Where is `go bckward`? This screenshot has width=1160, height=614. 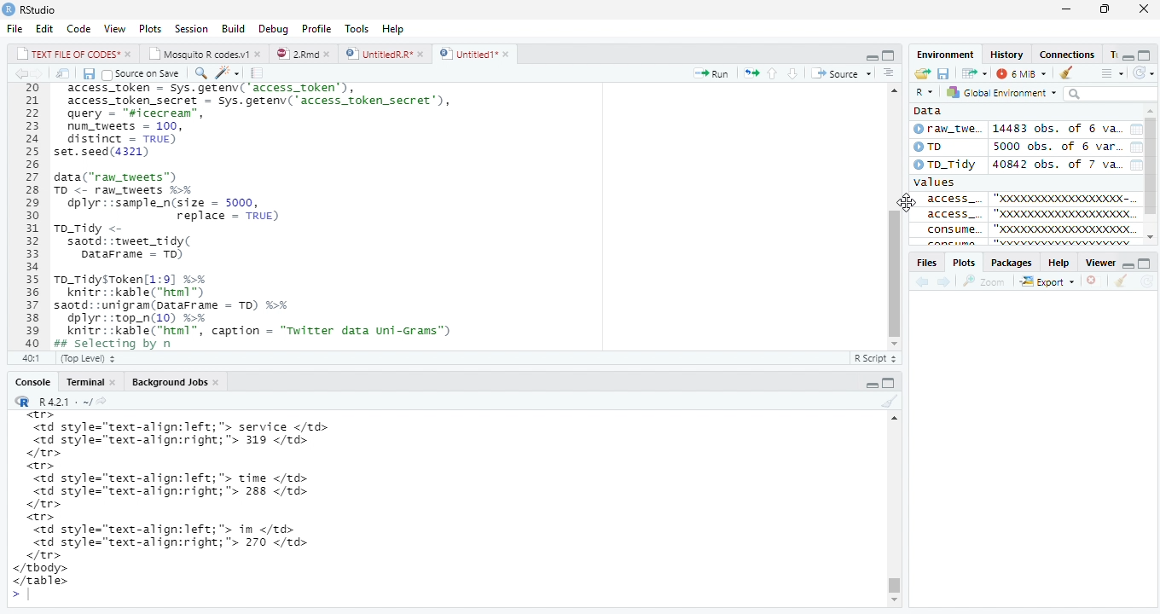
go bckward is located at coordinates (27, 72).